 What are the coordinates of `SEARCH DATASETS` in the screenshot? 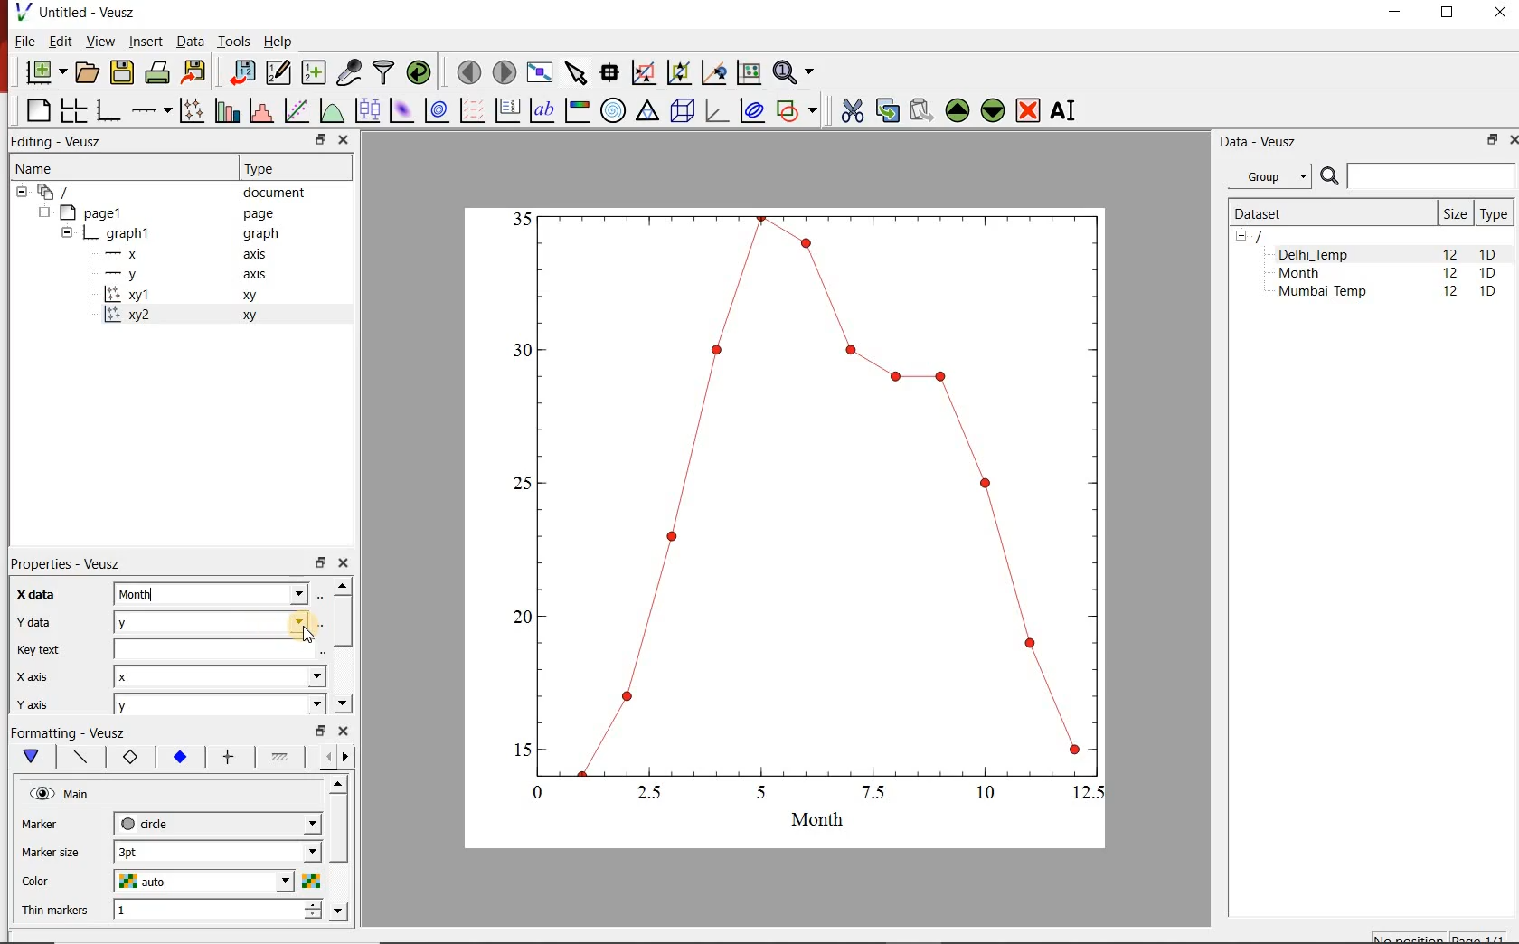 It's located at (1417, 177).